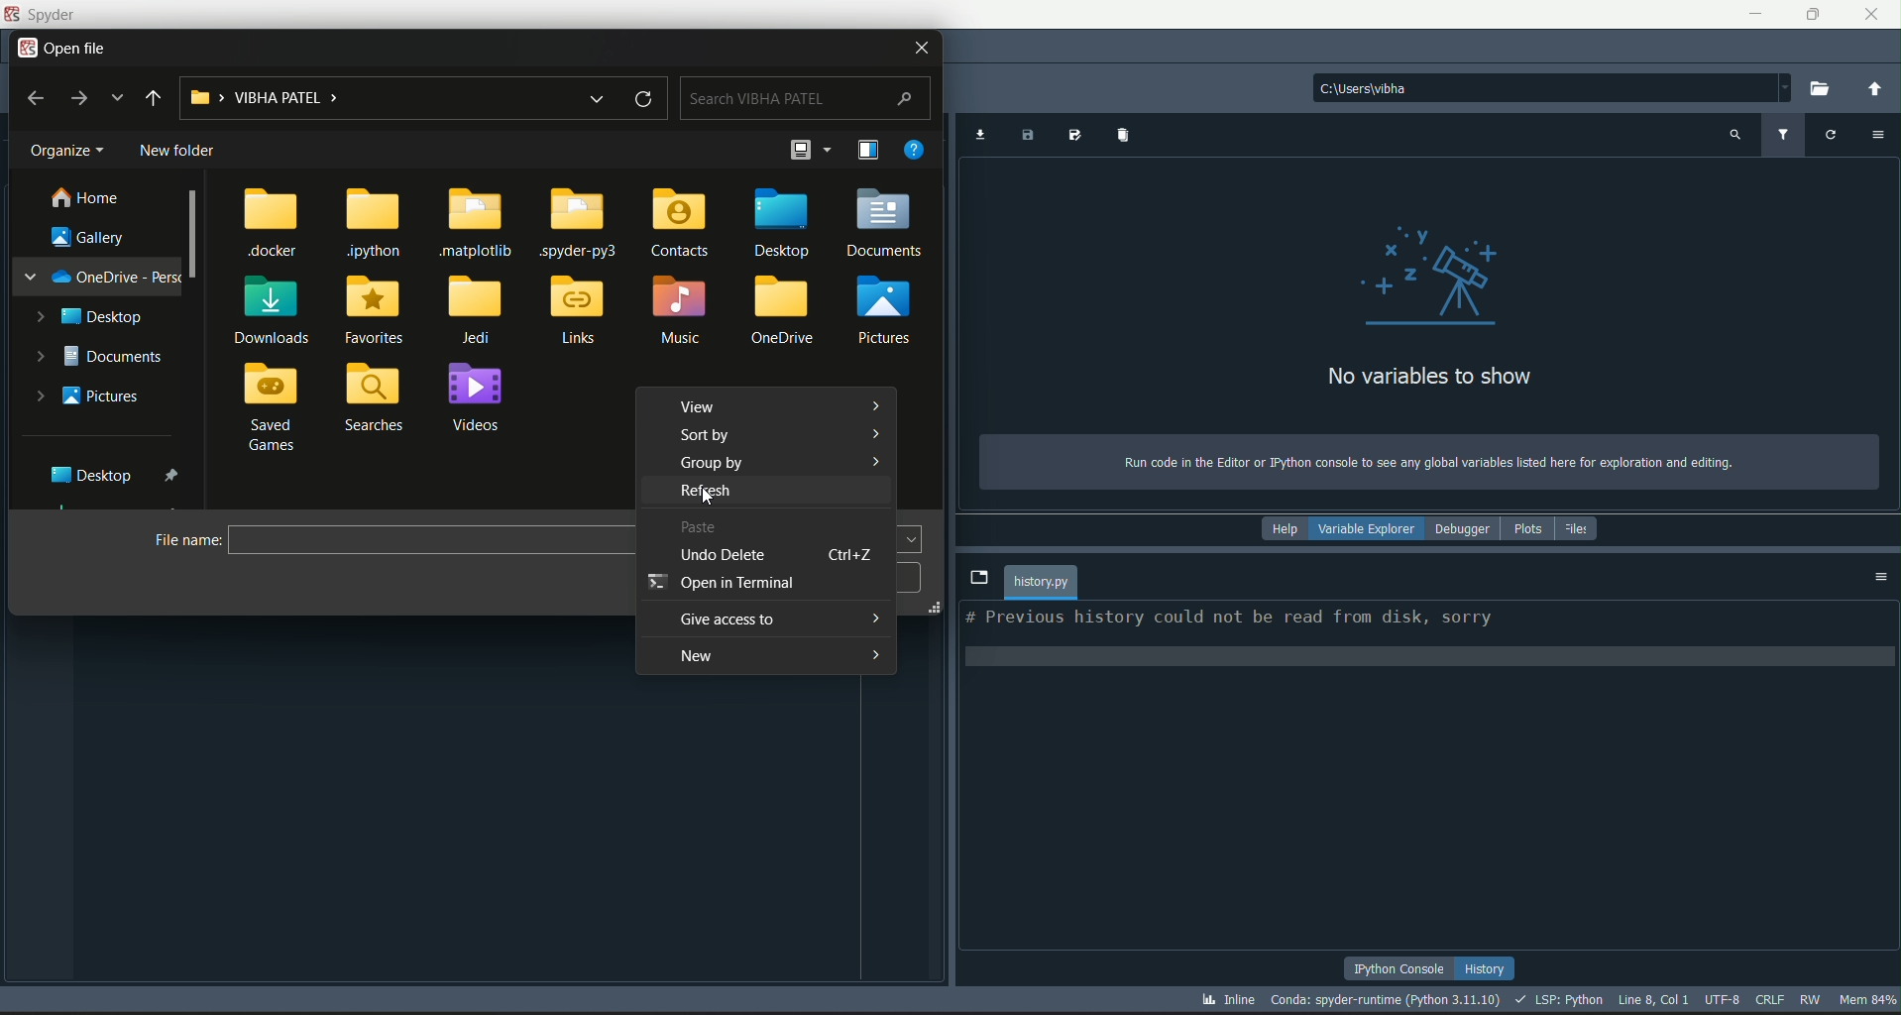 The height and width of the screenshot is (1015, 1901). Describe the element at coordinates (154, 98) in the screenshot. I see `upto desktop` at that location.